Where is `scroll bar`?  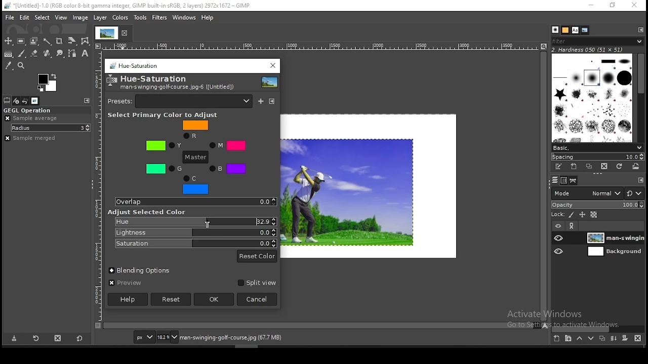
scroll bar is located at coordinates (601, 329).